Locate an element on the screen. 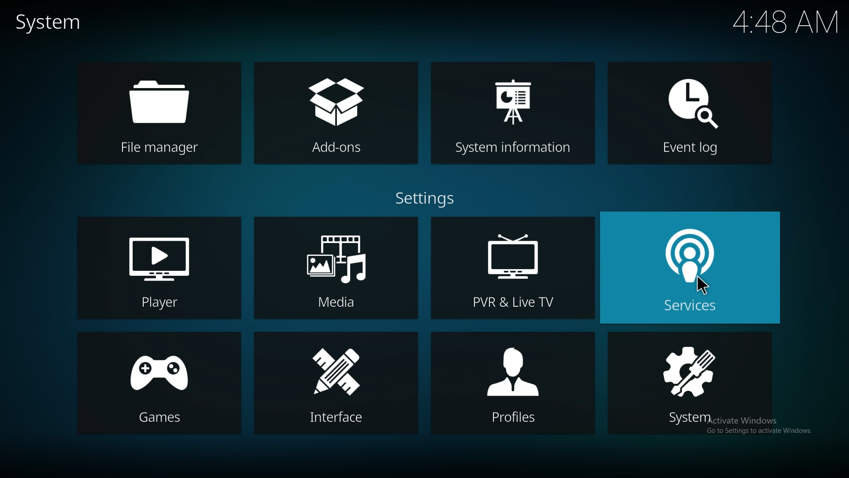 The image size is (849, 478). event log is located at coordinates (689, 116).